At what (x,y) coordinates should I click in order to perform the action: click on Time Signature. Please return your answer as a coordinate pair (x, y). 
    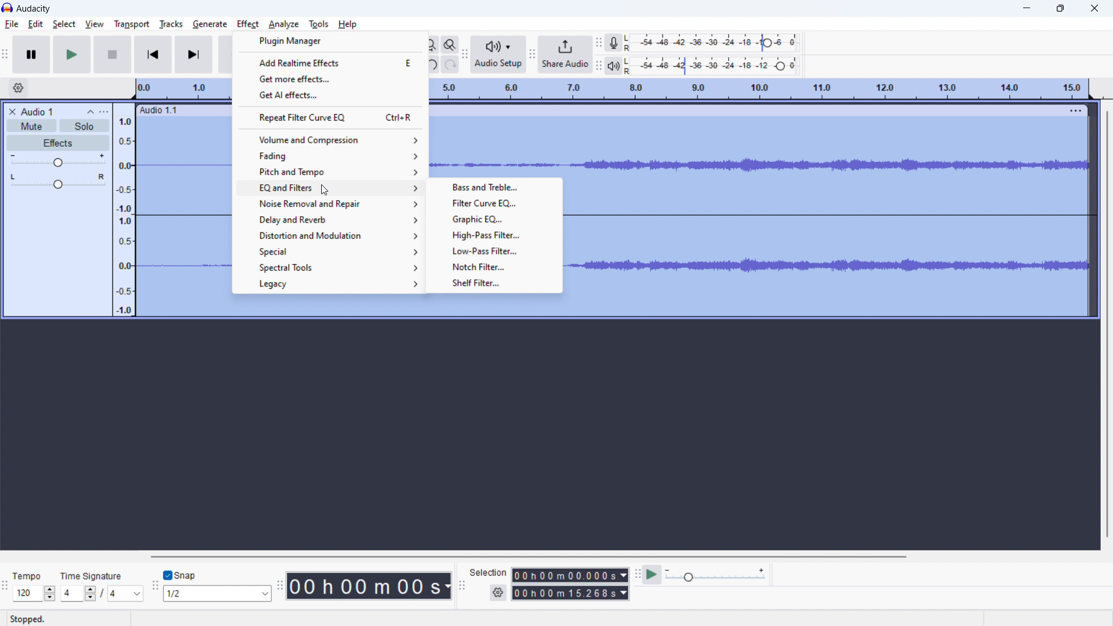
    Looking at the image, I should click on (93, 573).